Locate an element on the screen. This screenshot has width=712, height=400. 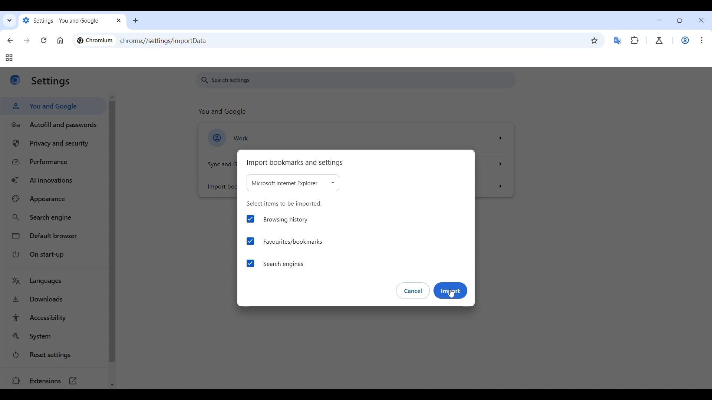
Search tabs is located at coordinates (10, 21).